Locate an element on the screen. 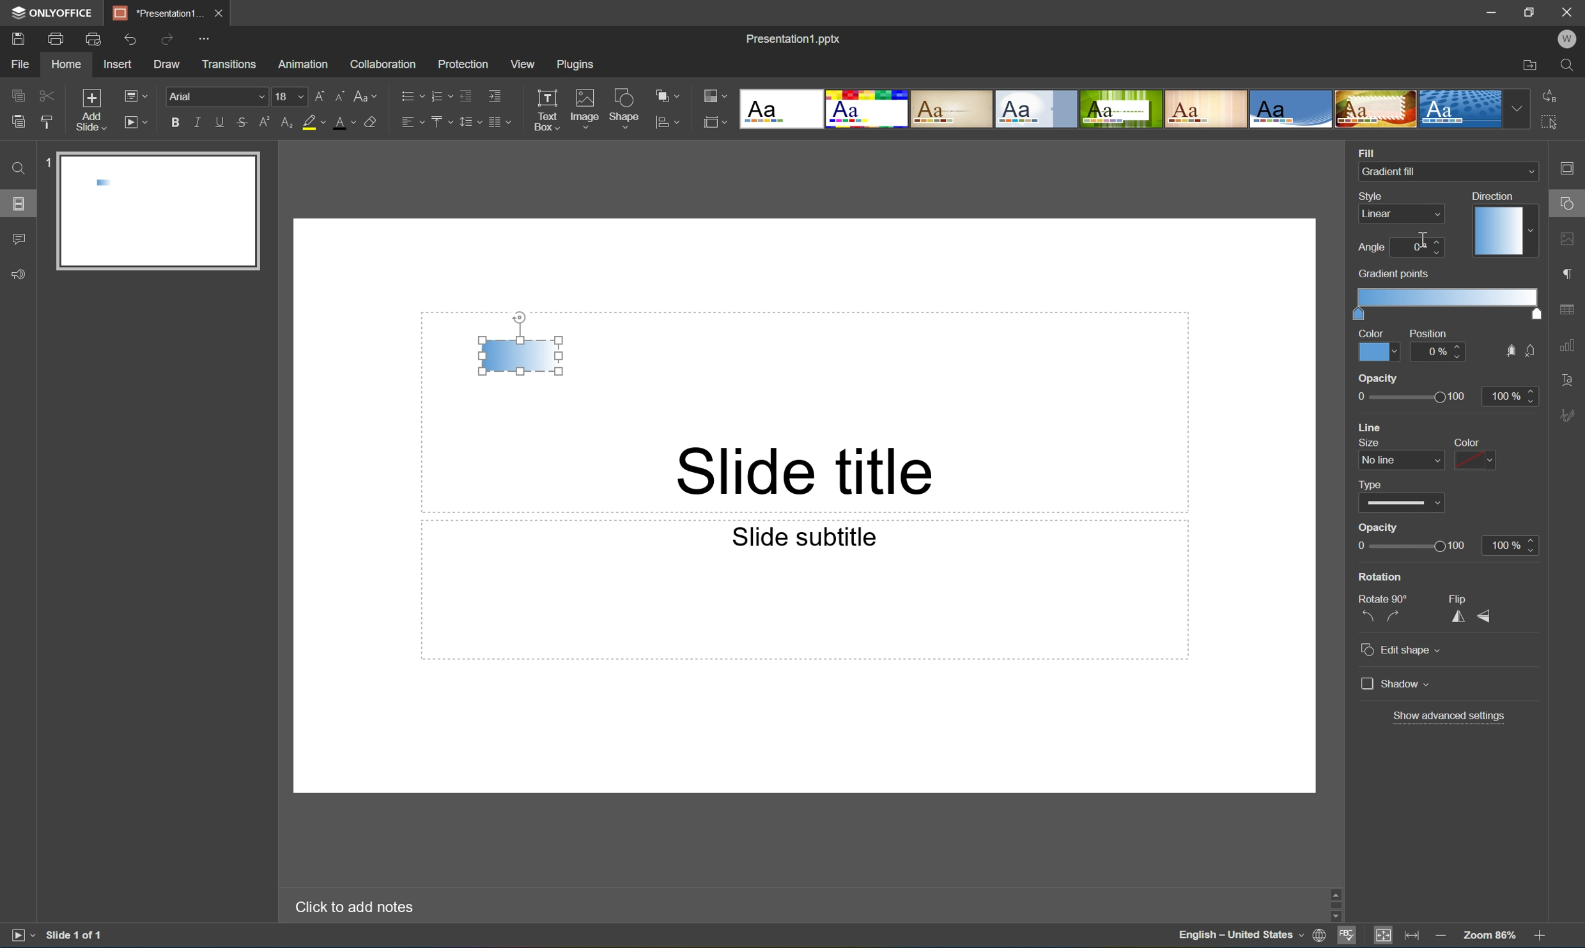 This screenshot has height=948, width=1585. Home is located at coordinates (65, 65).